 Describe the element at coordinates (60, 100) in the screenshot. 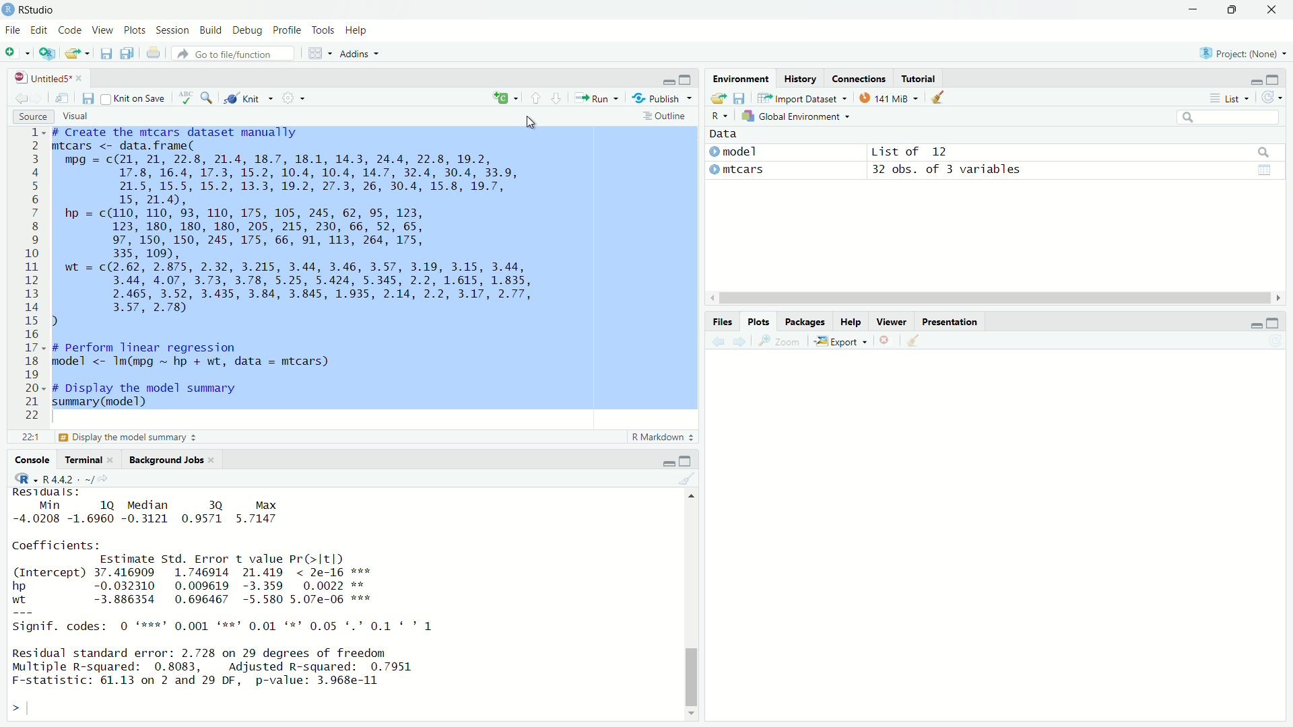

I see `show in new window` at that location.